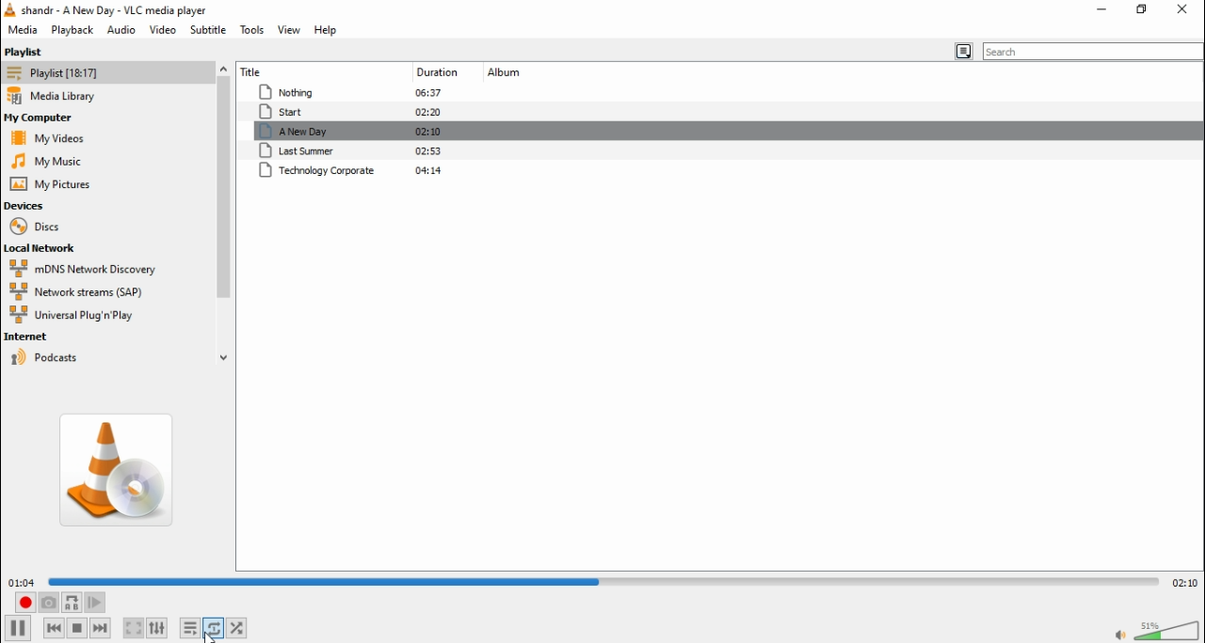 The image size is (1205, 643). Describe the element at coordinates (91, 269) in the screenshot. I see `mDNS network discovery` at that location.